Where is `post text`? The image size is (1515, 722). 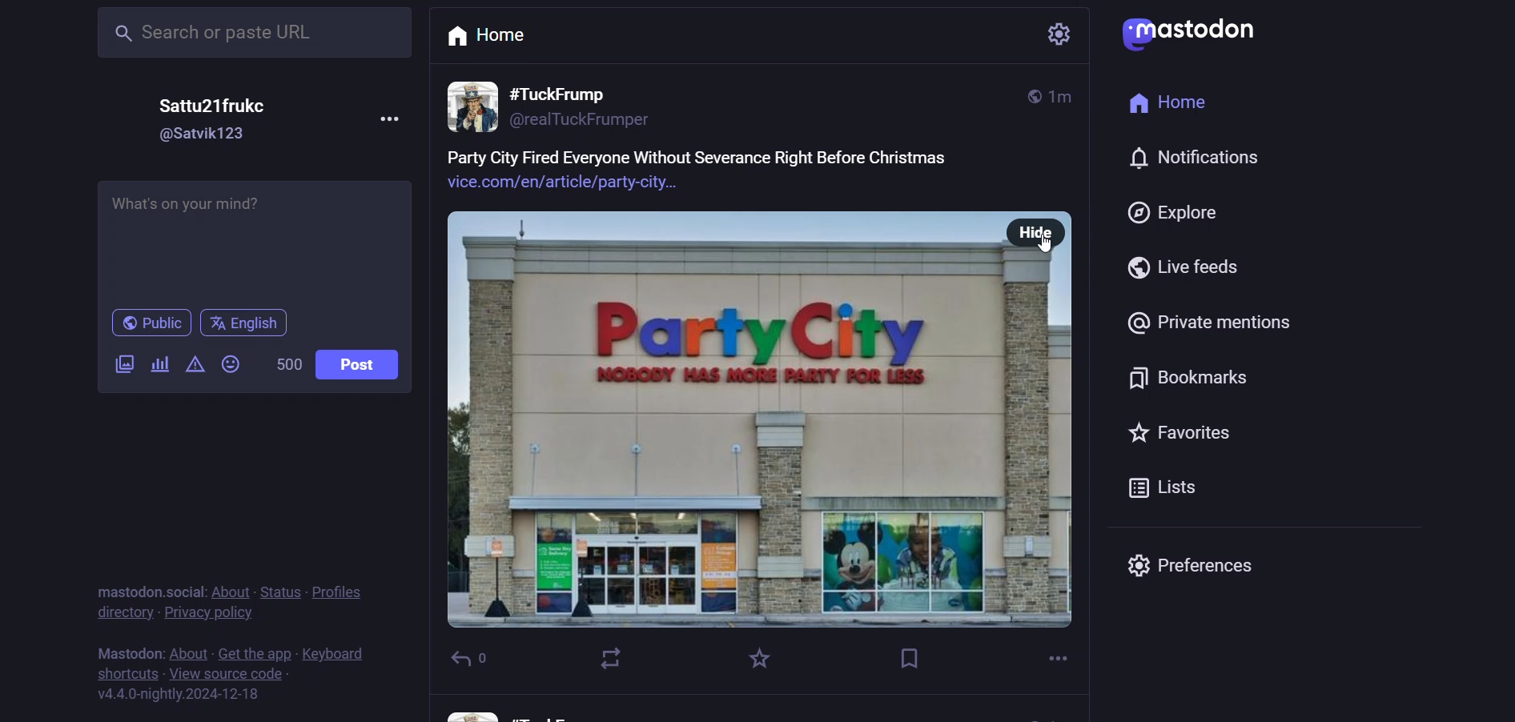 post text is located at coordinates (705, 172).